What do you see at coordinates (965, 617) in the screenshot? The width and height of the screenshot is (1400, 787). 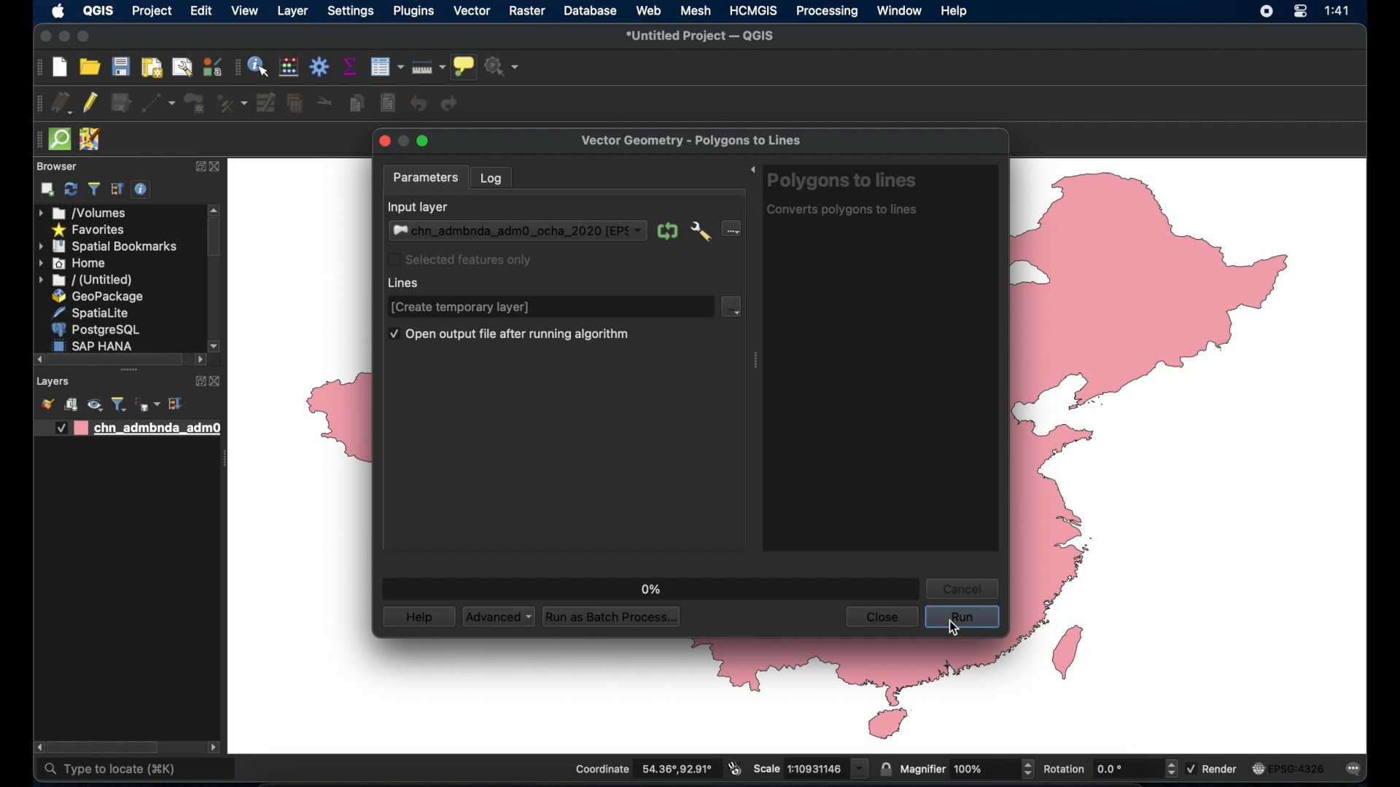 I see `run` at bounding box center [965, 617].